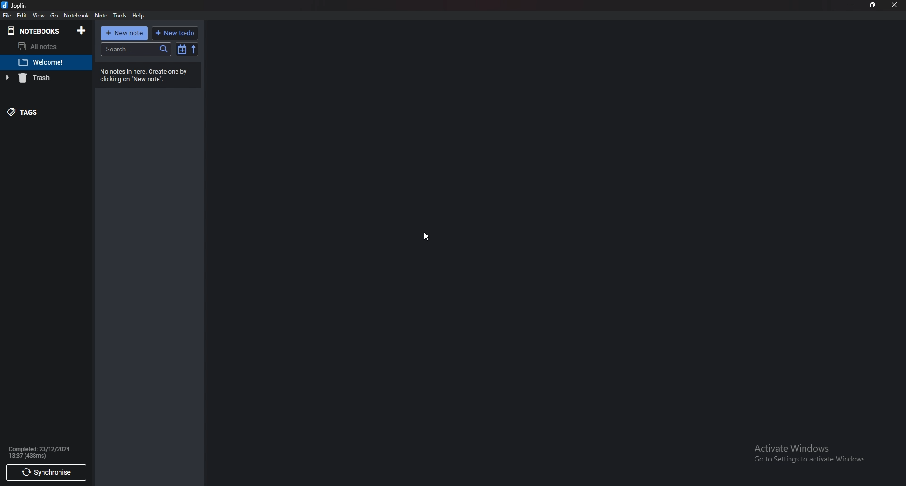 The image size is (906, 486). Describe the element at coordinates (140, 16) in the screenshot. I see `Help` at that location.